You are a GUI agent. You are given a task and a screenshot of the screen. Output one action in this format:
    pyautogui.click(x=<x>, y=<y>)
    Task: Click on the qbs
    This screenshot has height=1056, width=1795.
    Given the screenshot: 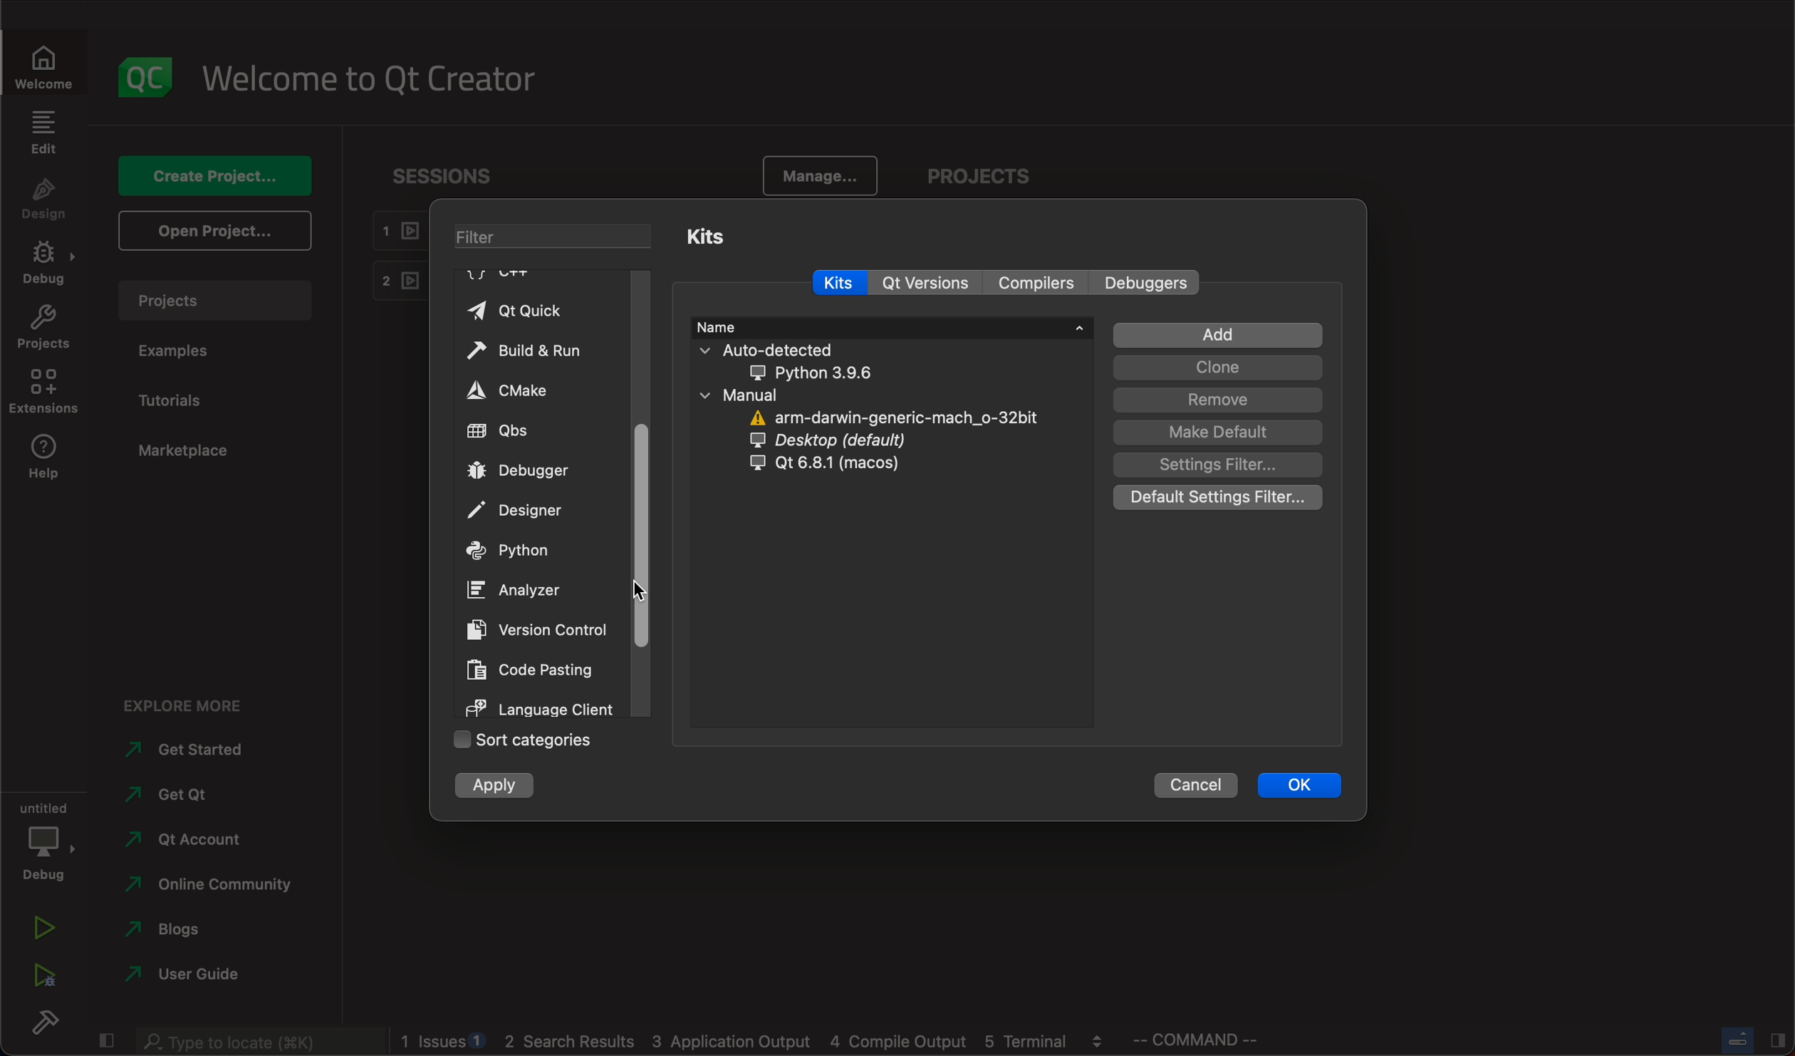 What is the action you would take?
    pyautogui.click(x=531, y=433)
    